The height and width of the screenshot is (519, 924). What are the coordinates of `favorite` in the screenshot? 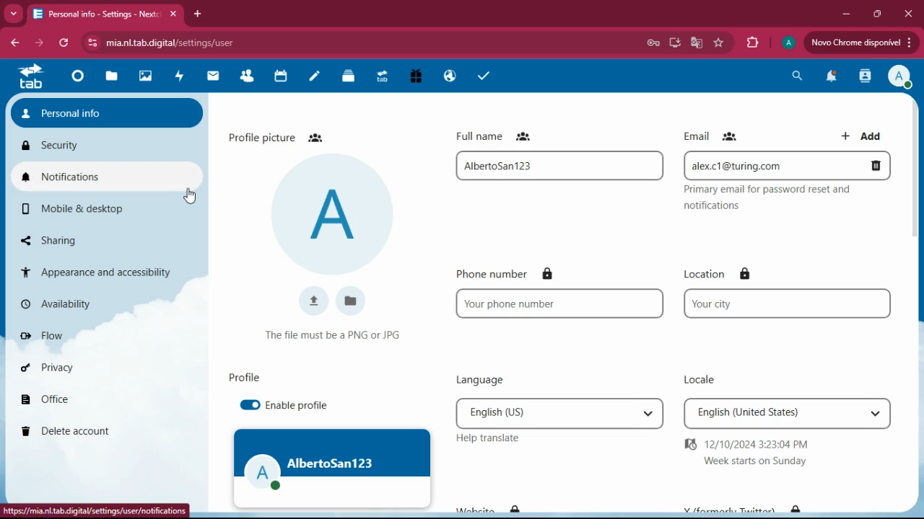 It's located at (719, 44).